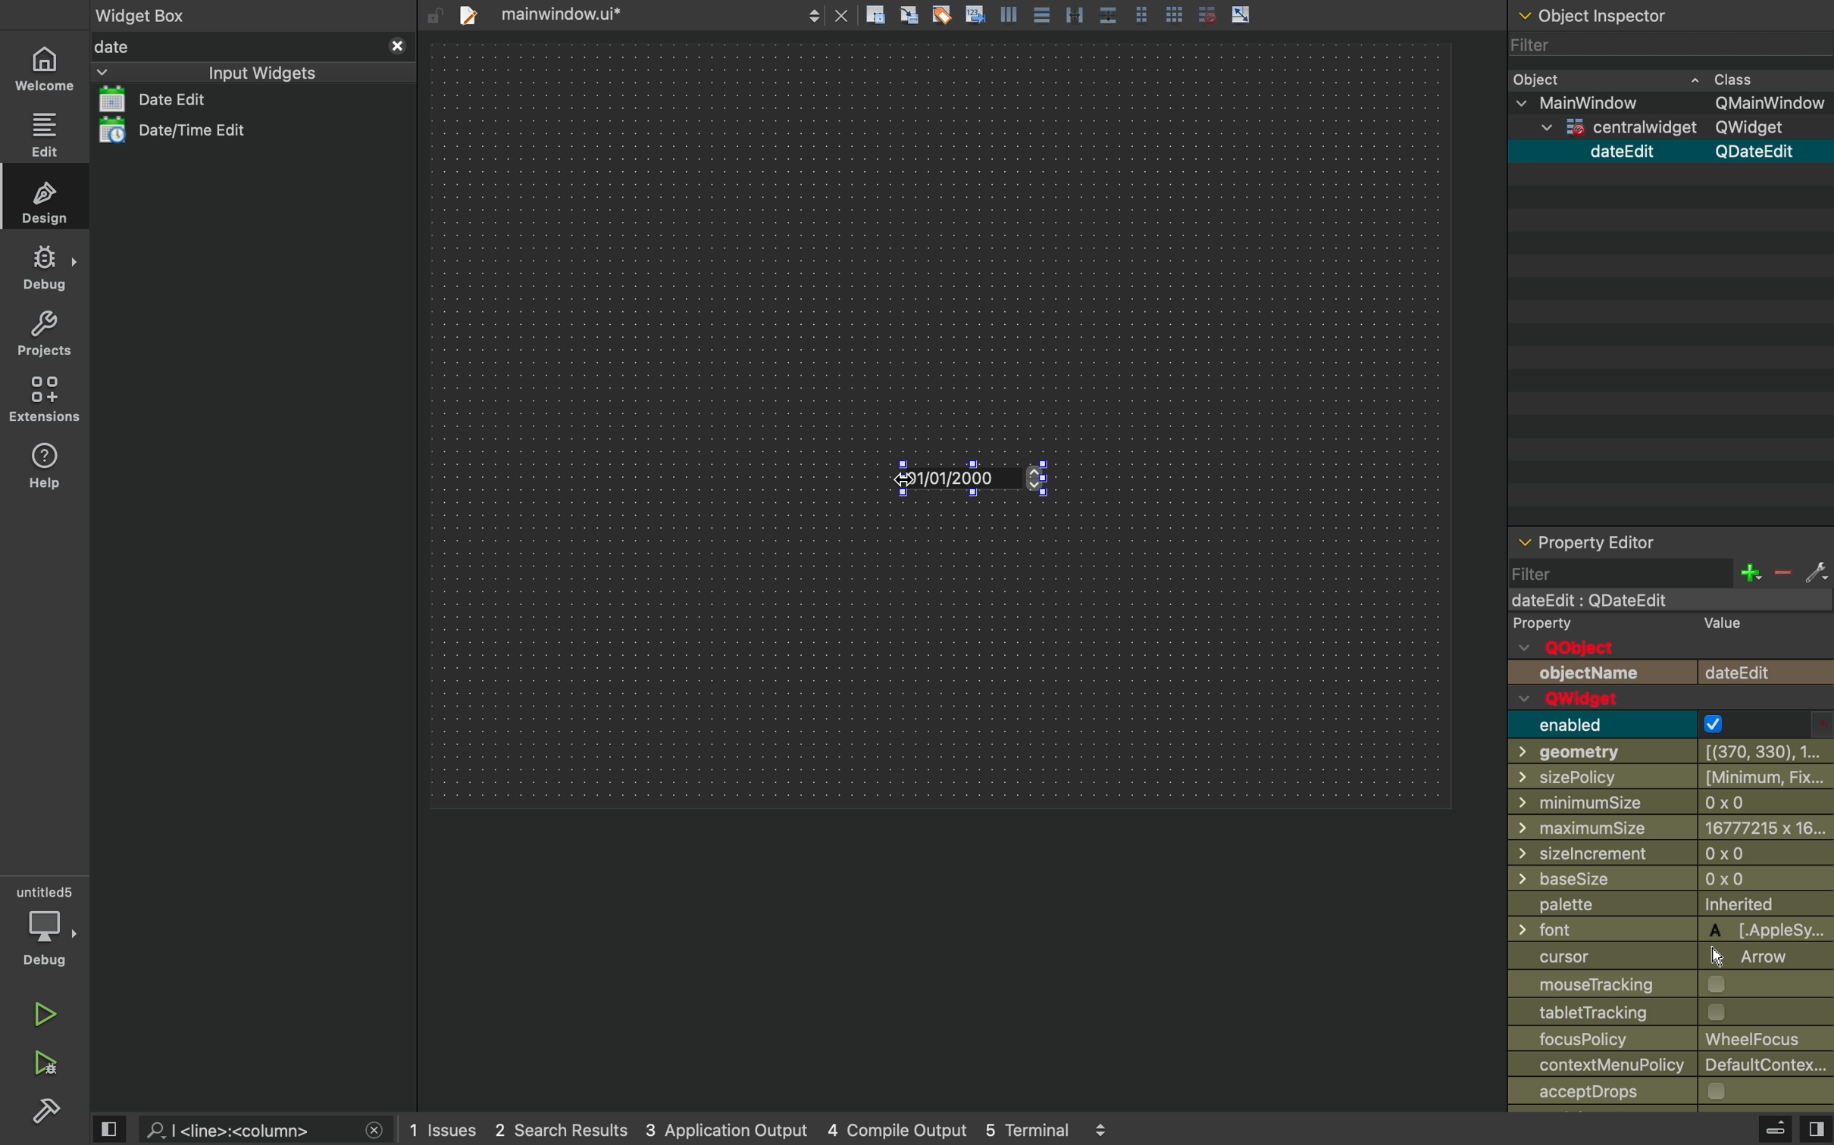 This screenshot has width=1834, height=1145. Describe the element at coordinates (1175, 14) in the screenshot. I see `grid view large` at that location.